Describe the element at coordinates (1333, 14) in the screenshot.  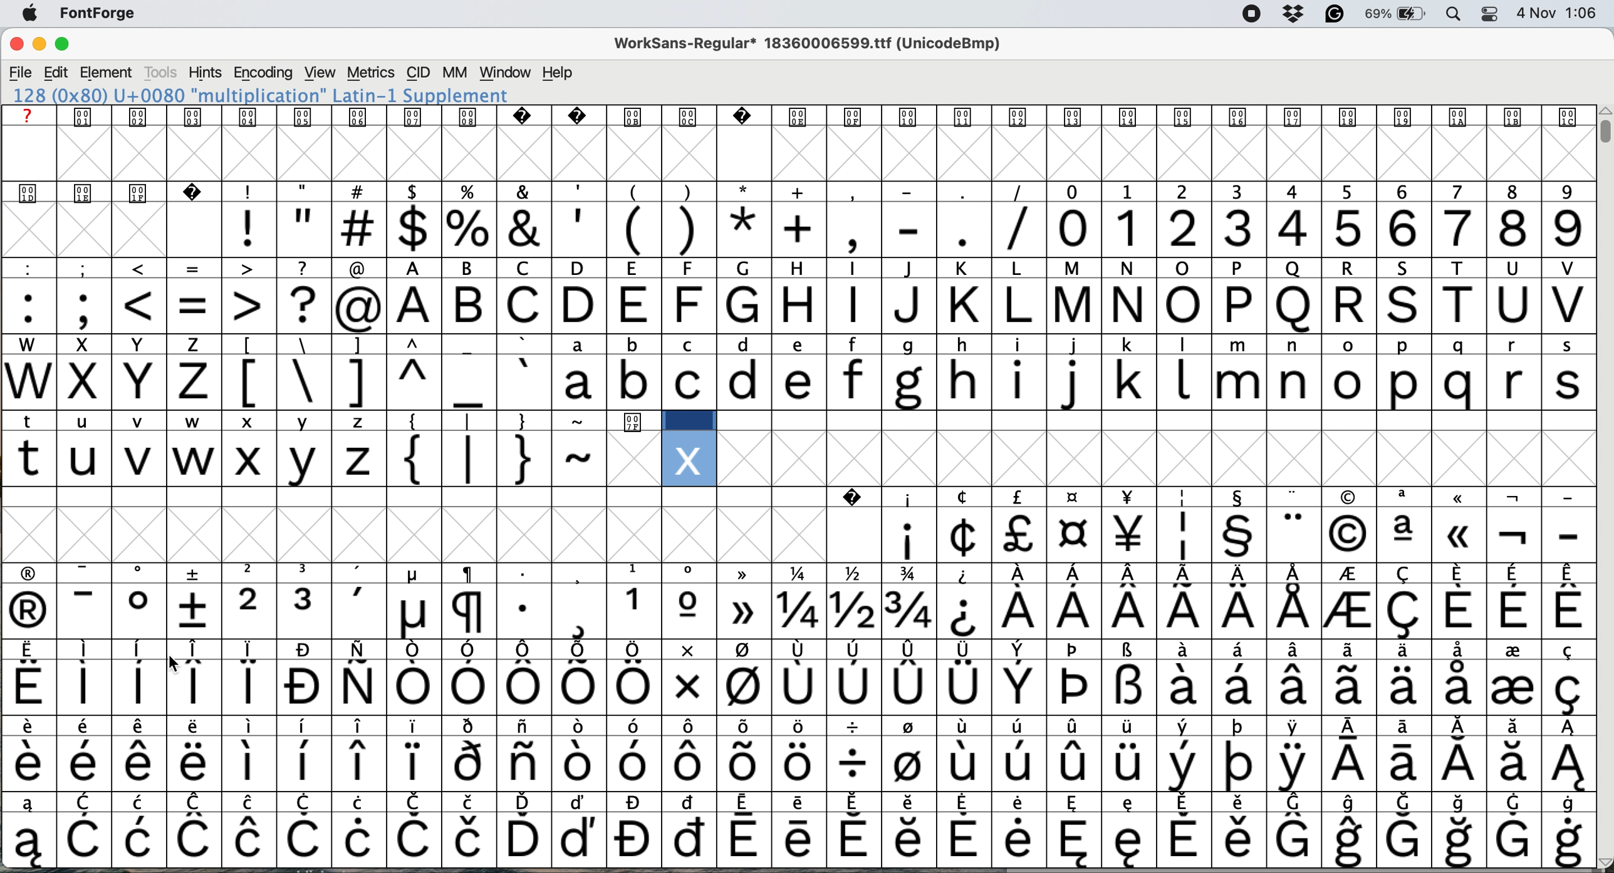
I see `grammarly` at that location.